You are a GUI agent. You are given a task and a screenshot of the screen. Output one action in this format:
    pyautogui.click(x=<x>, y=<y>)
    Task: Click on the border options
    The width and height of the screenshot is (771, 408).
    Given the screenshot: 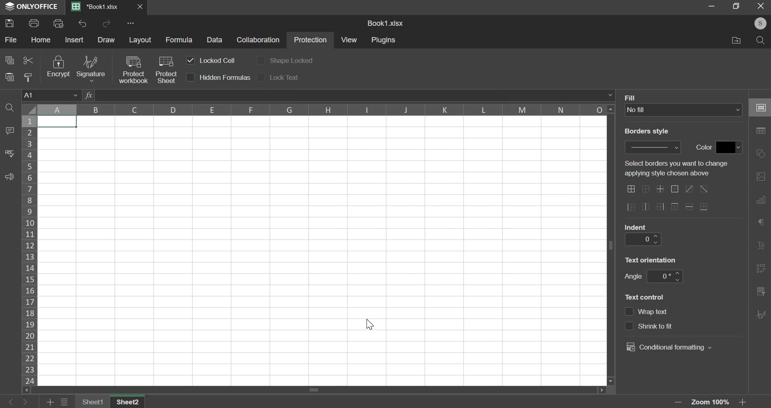 What is the action you would take?
    pyautogui.click(x=690, y=206)
    